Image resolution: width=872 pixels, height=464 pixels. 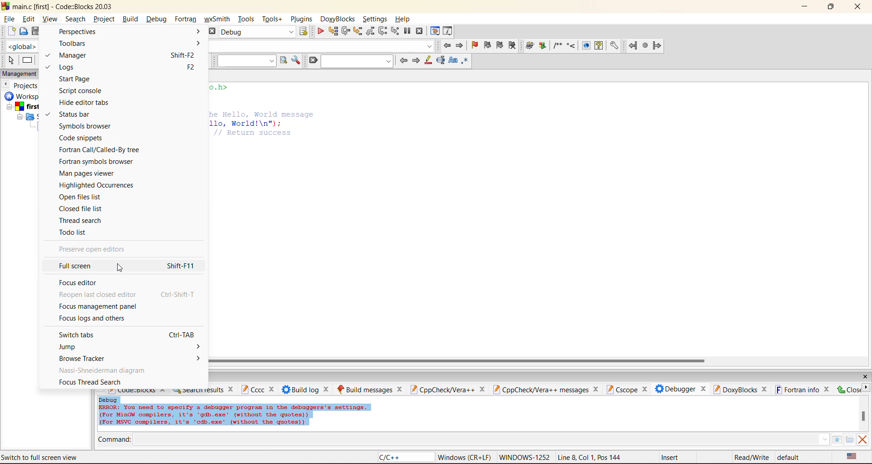 What do you see at coordinates (116, 440) in the screenshot?
I see `command` at bounding box center [116, 440].